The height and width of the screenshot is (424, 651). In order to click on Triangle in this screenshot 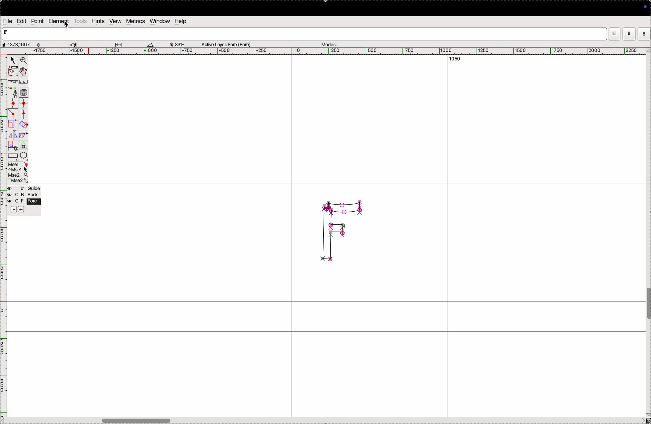, I will do `click(23, 145)`.